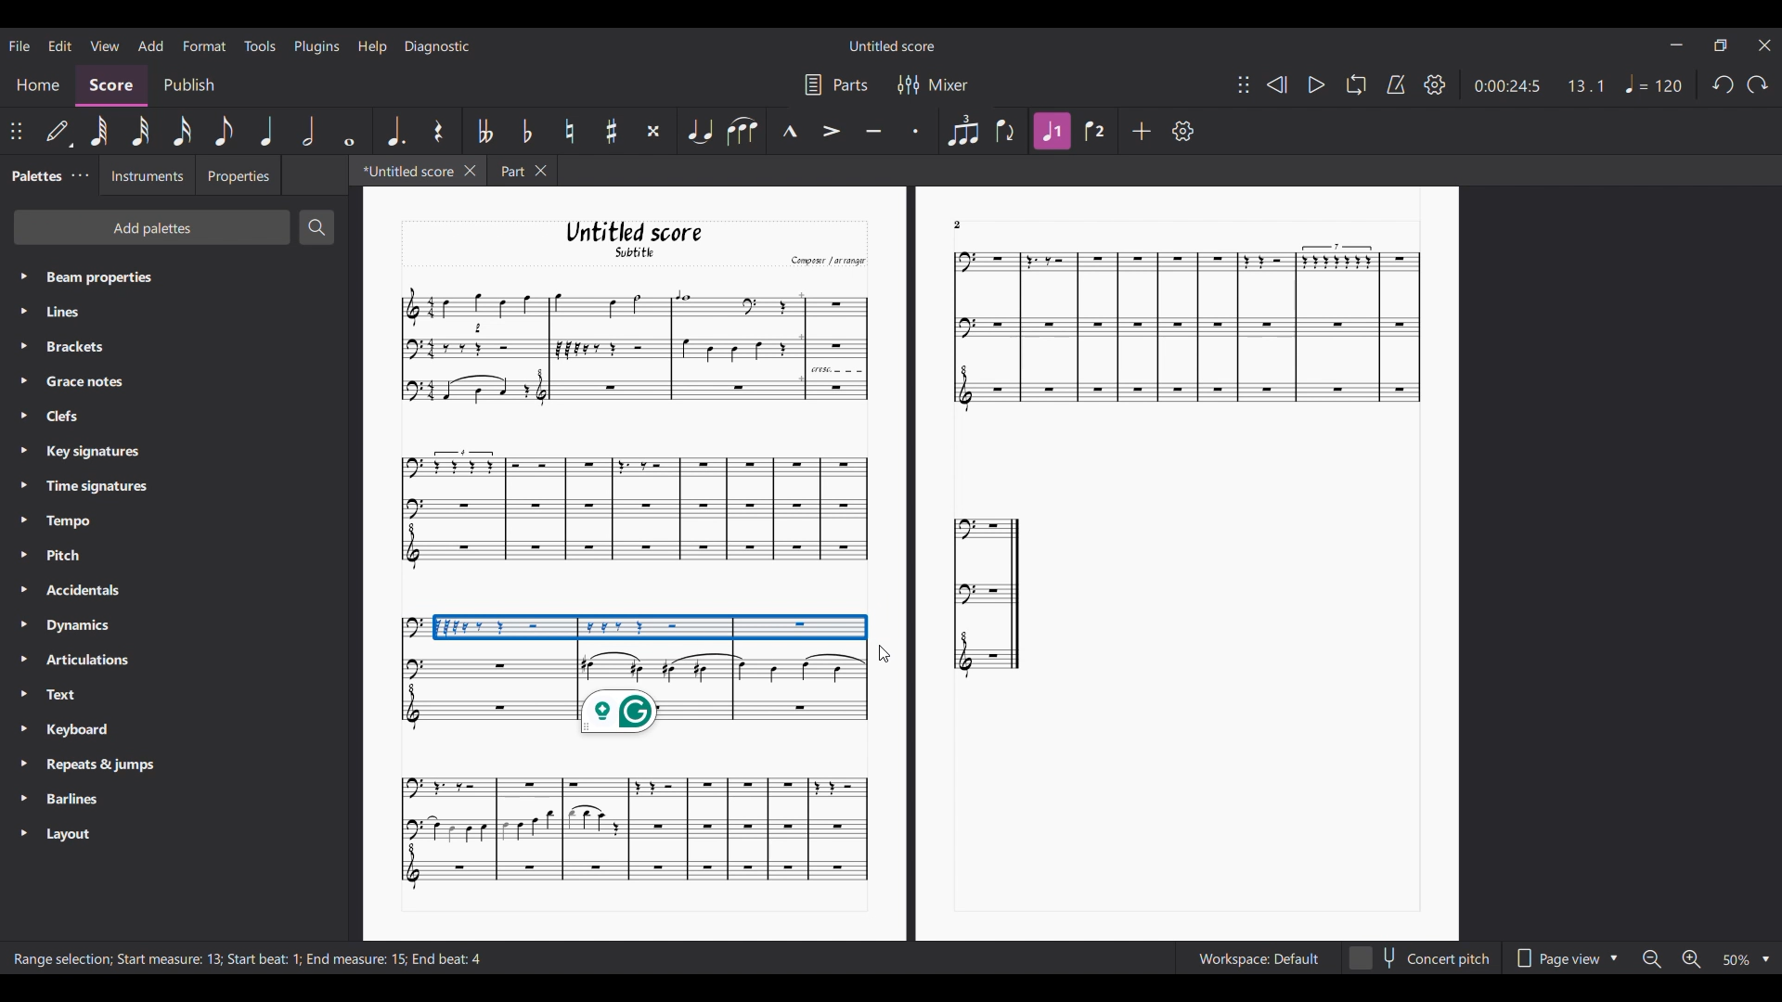  What do you see at coordinates (471, 170) in the screenshot?
I see `Close current tab` at bounding box center [471, 170].